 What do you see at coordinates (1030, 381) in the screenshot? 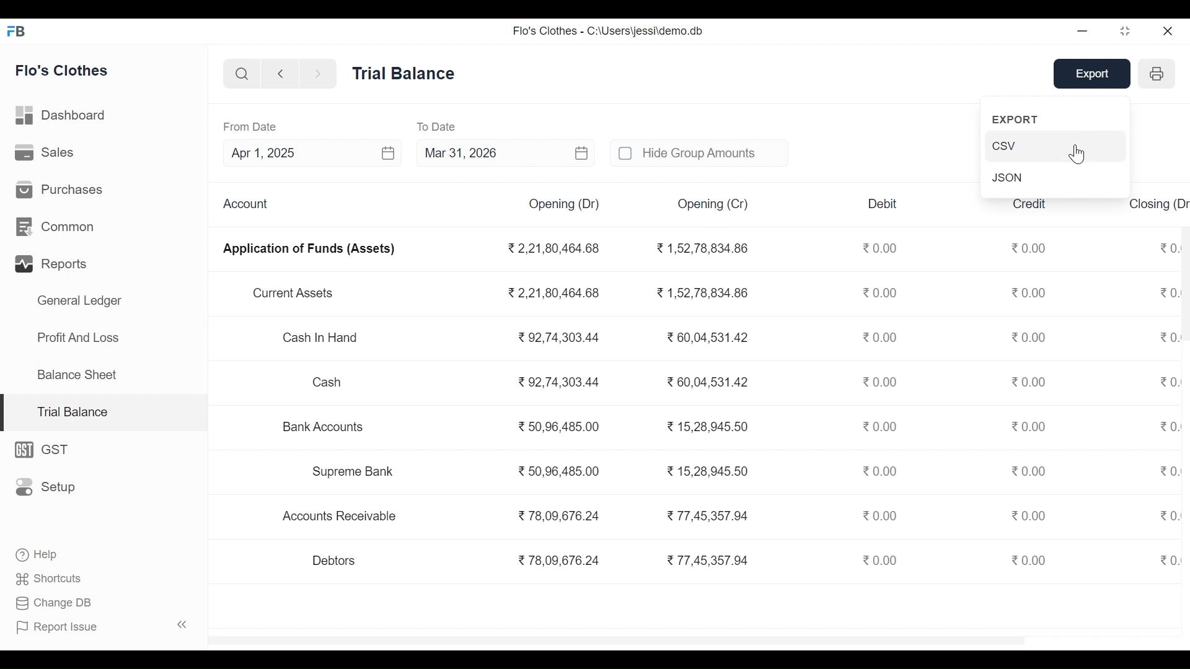
I see `0.00` at bounding box center [1030, 381].